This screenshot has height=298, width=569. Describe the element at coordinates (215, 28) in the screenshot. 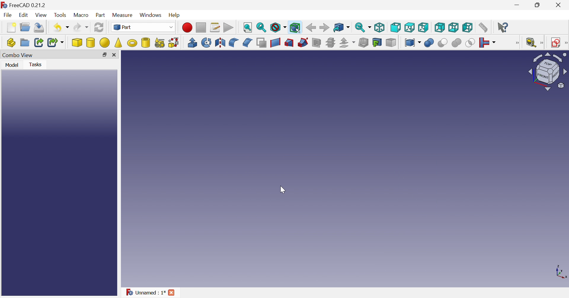

I see `Macros...` at that location.